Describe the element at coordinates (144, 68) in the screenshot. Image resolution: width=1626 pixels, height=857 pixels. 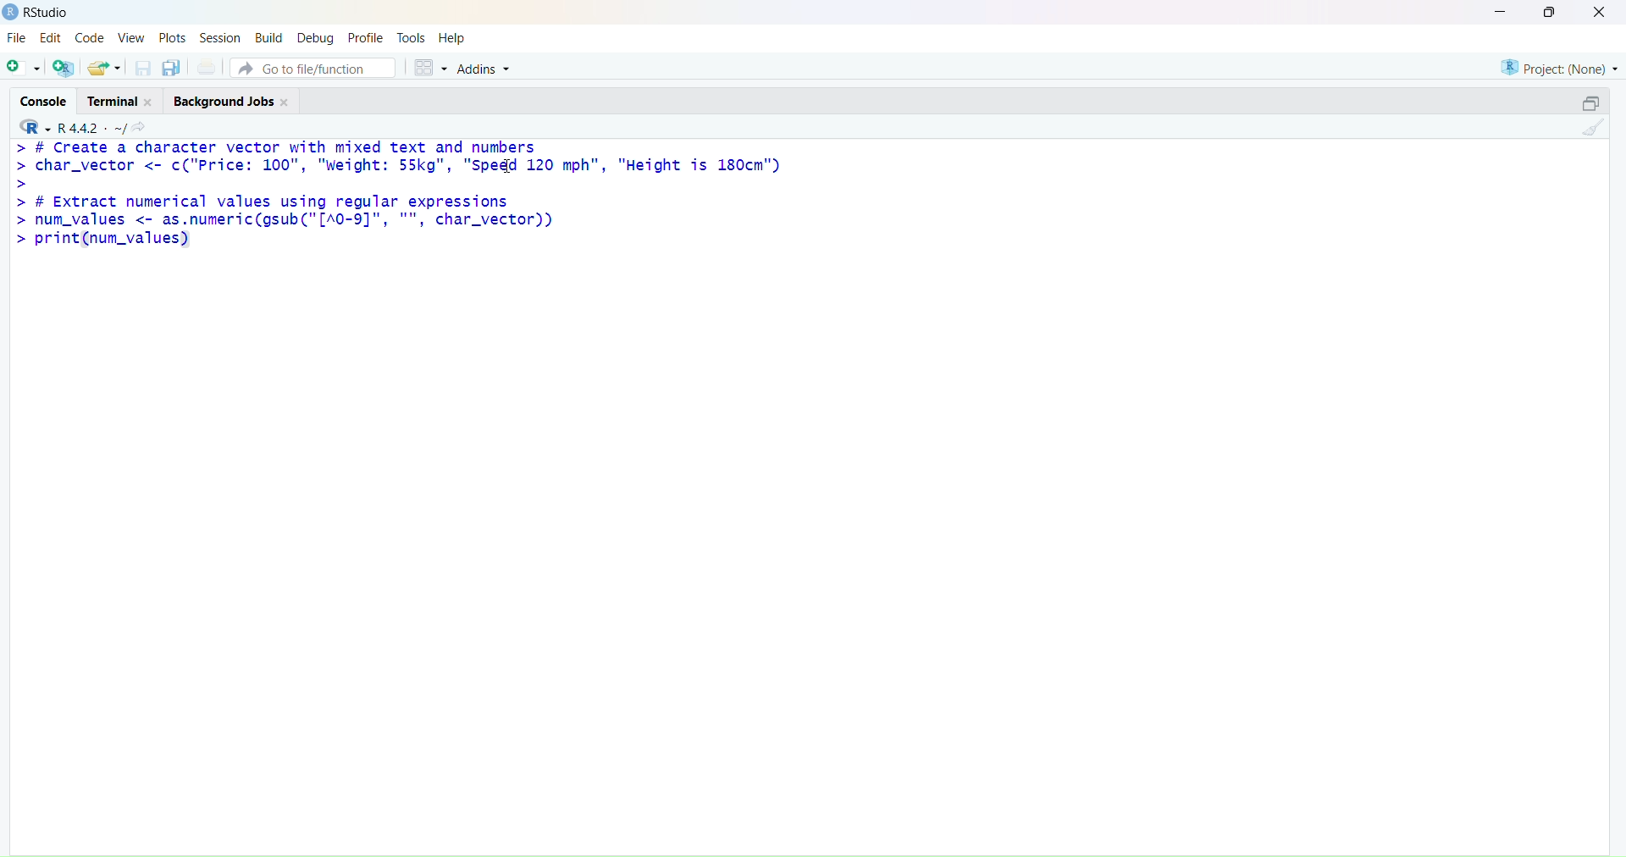
I see `Save ` at that location.